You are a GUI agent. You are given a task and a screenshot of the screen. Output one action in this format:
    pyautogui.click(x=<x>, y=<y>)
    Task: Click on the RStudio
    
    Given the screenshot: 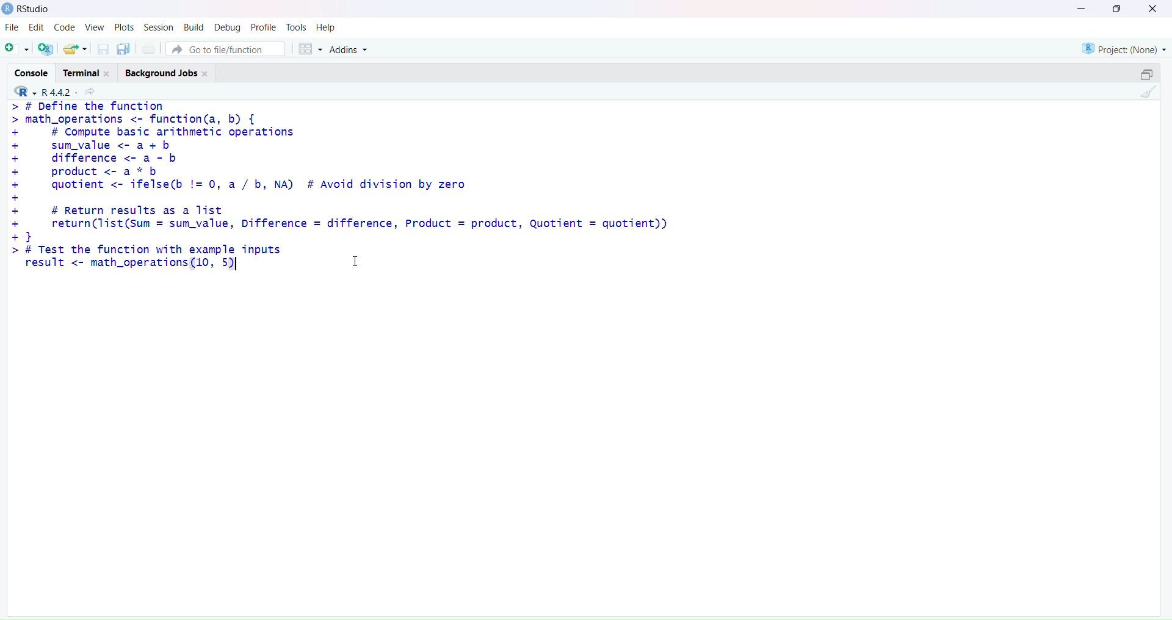 What is the action you would take?
    pyautogui.click(x=27, y=9)
    